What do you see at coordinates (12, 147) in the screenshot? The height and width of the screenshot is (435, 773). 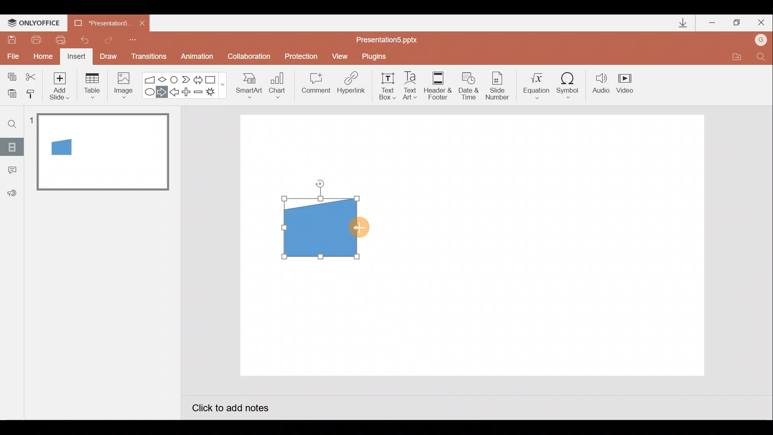 I see `Slides` at bounding box center [12, 147].